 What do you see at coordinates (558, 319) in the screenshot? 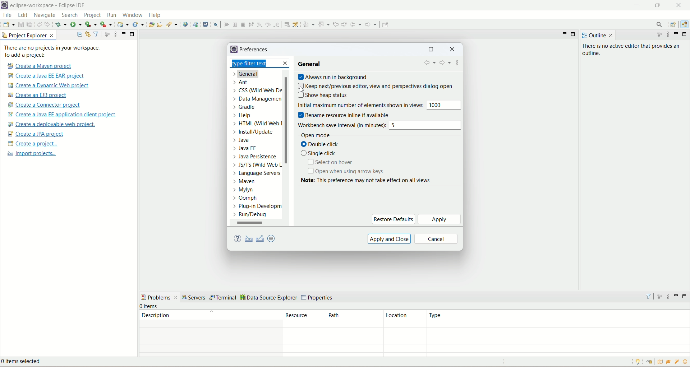
I see `type` at bounding box center [558, 319].